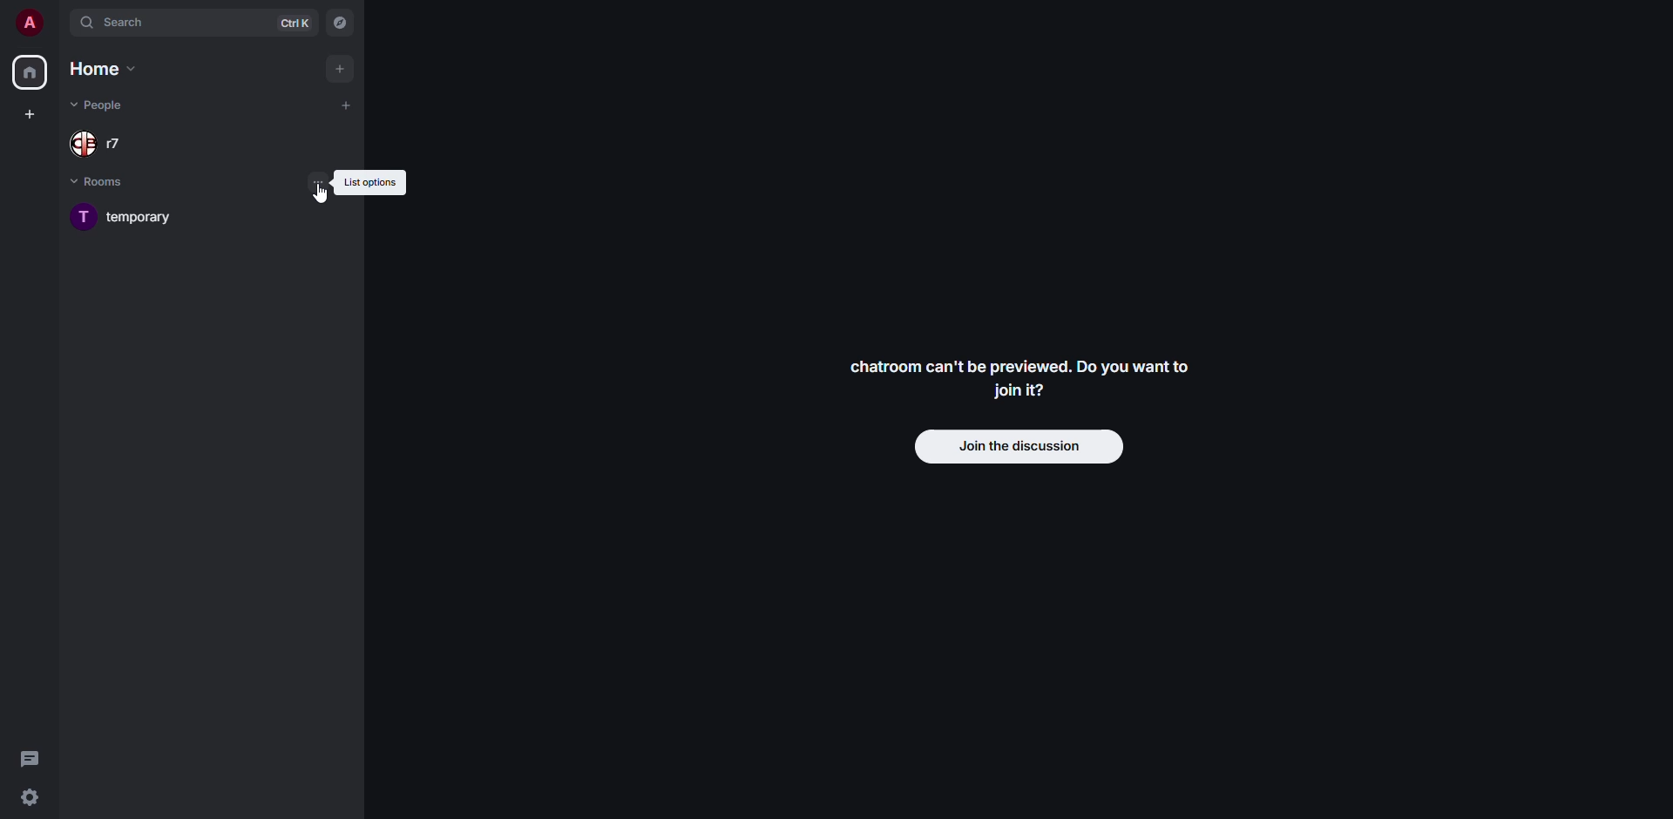  I want to click on people, so click(102, 146).